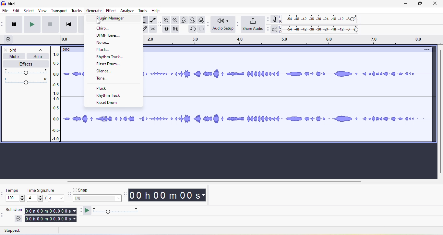 The height and width of the screenshot is (235, 443). What do you see at coordinates (95, 11) in the screenshot?
I see `generate` at bounding box center [95, 11].